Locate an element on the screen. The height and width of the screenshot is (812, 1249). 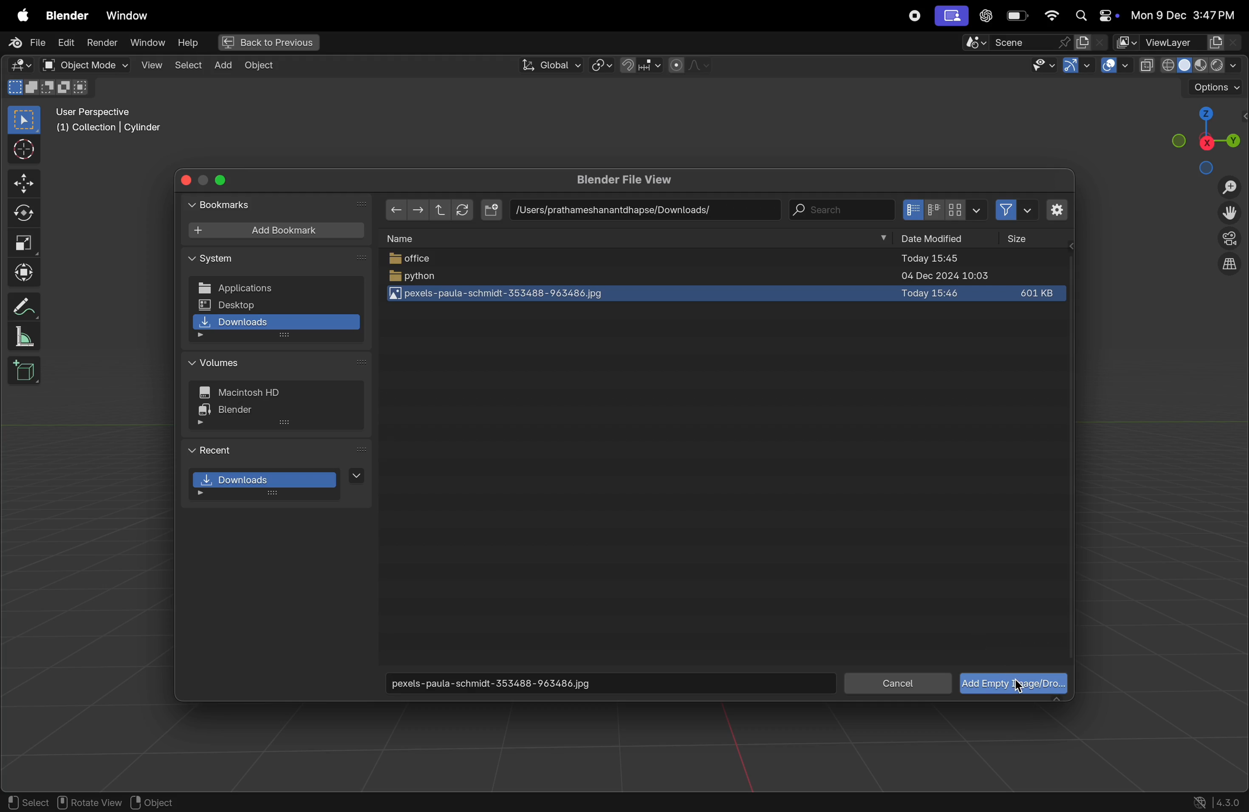
next is located at coordinates (363, 204).